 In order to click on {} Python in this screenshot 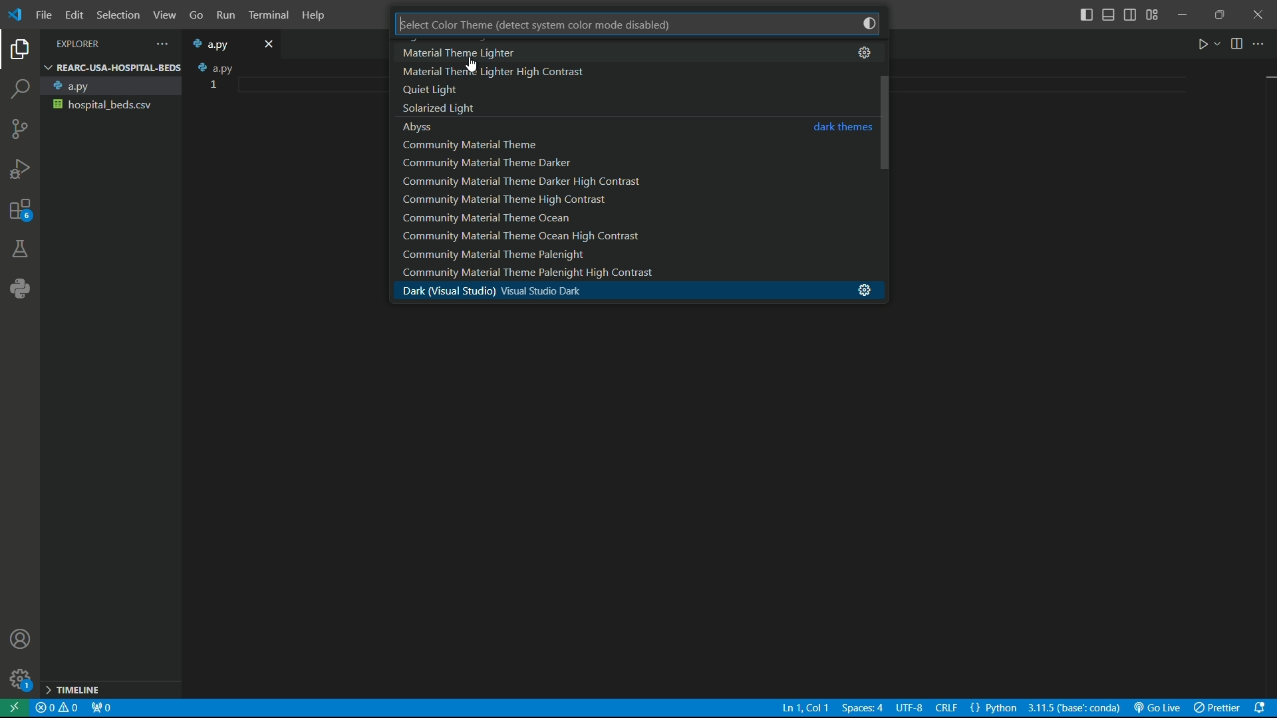, I will do `click(994, 708)`.